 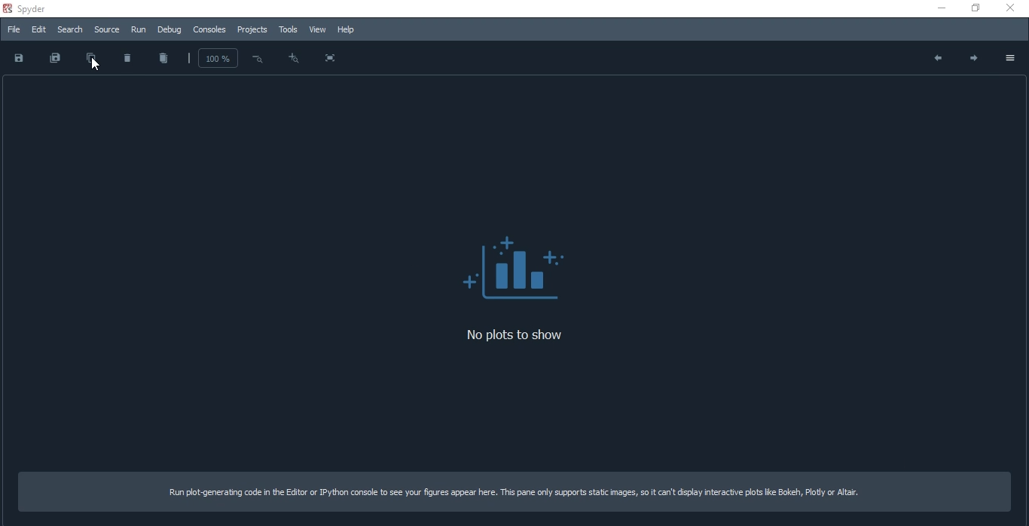 I want to click on restore, so click(x=973, y=8).